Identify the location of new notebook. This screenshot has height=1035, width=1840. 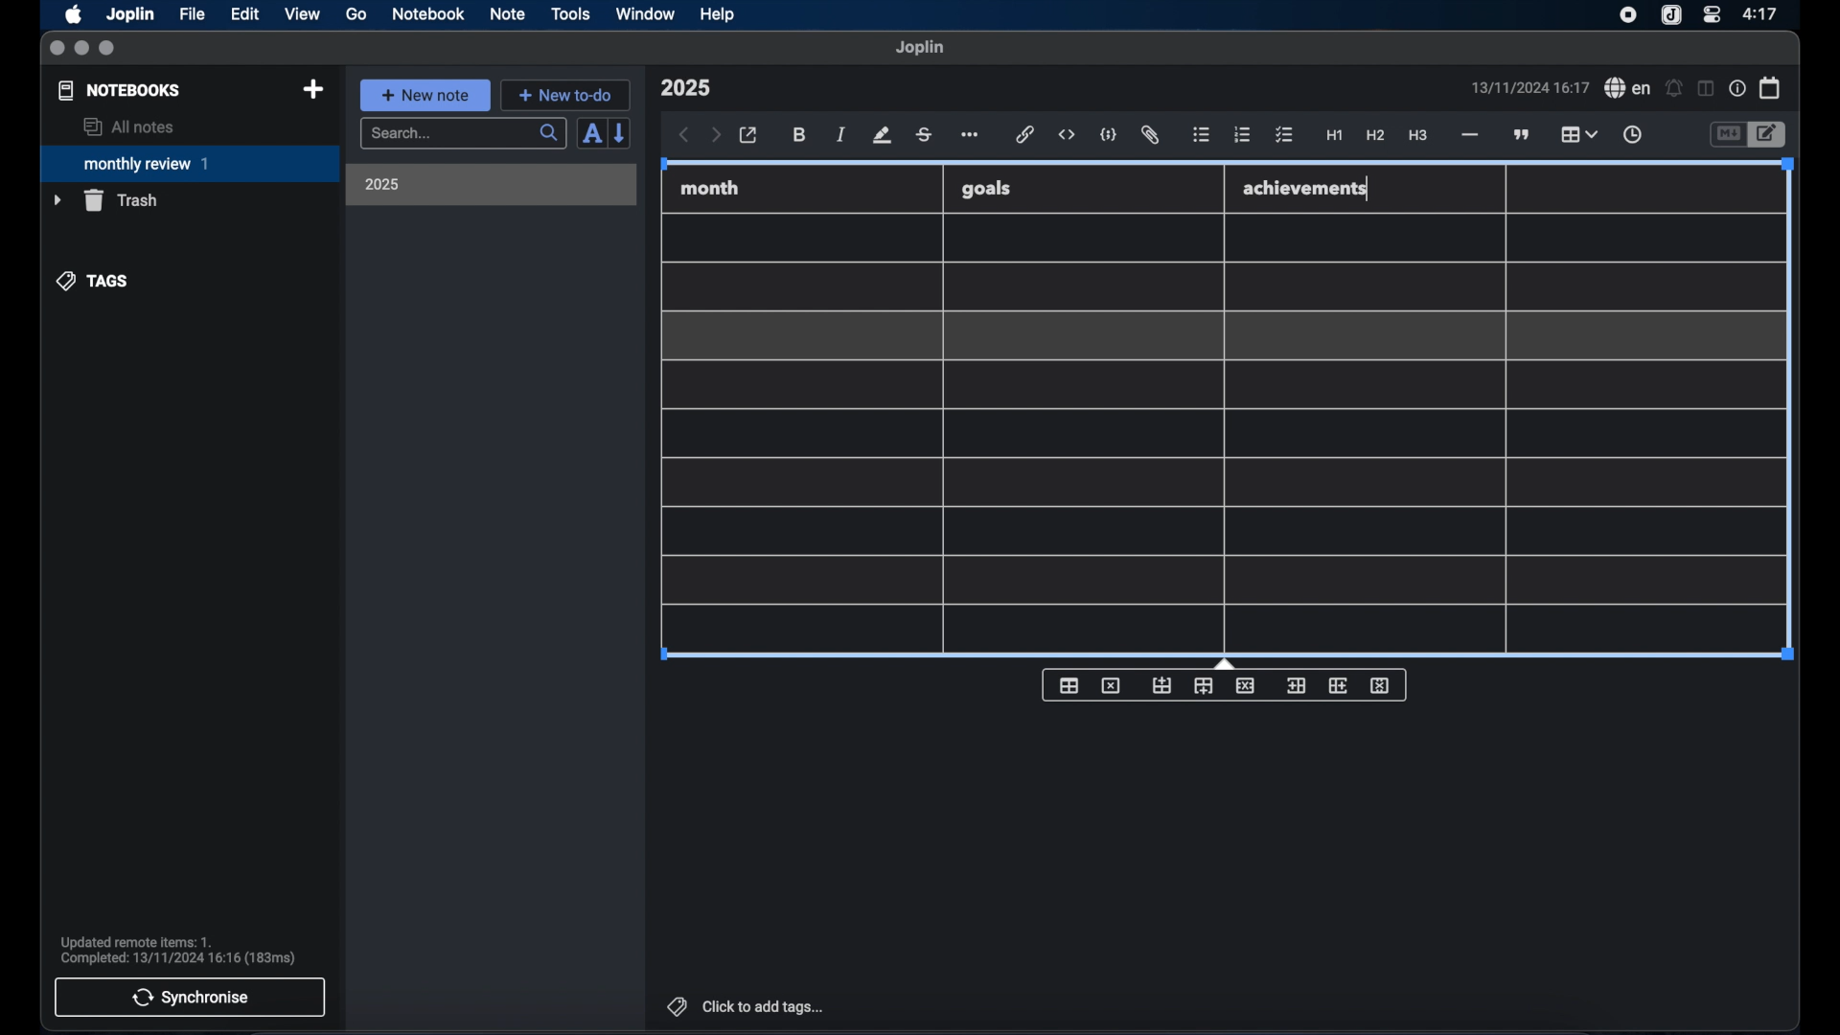
(312, 90).